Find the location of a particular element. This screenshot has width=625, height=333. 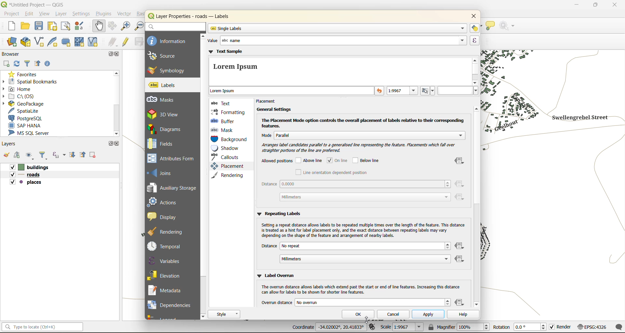

below line is located at coordinates (368, 160).